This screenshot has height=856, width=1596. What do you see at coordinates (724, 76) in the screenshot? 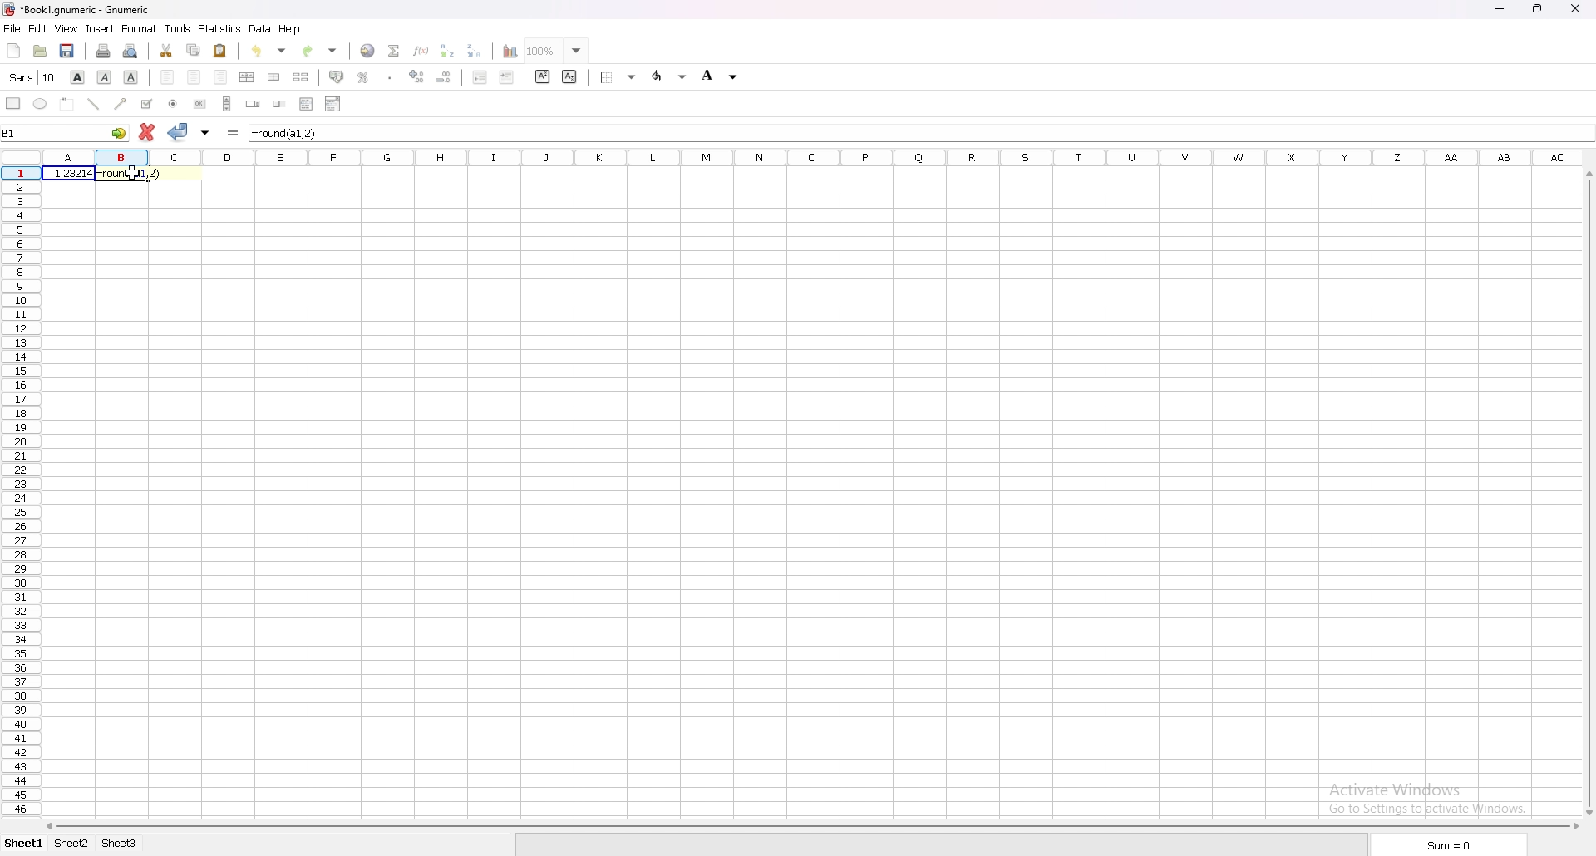
I see `background` at bounding box center [724, 76].